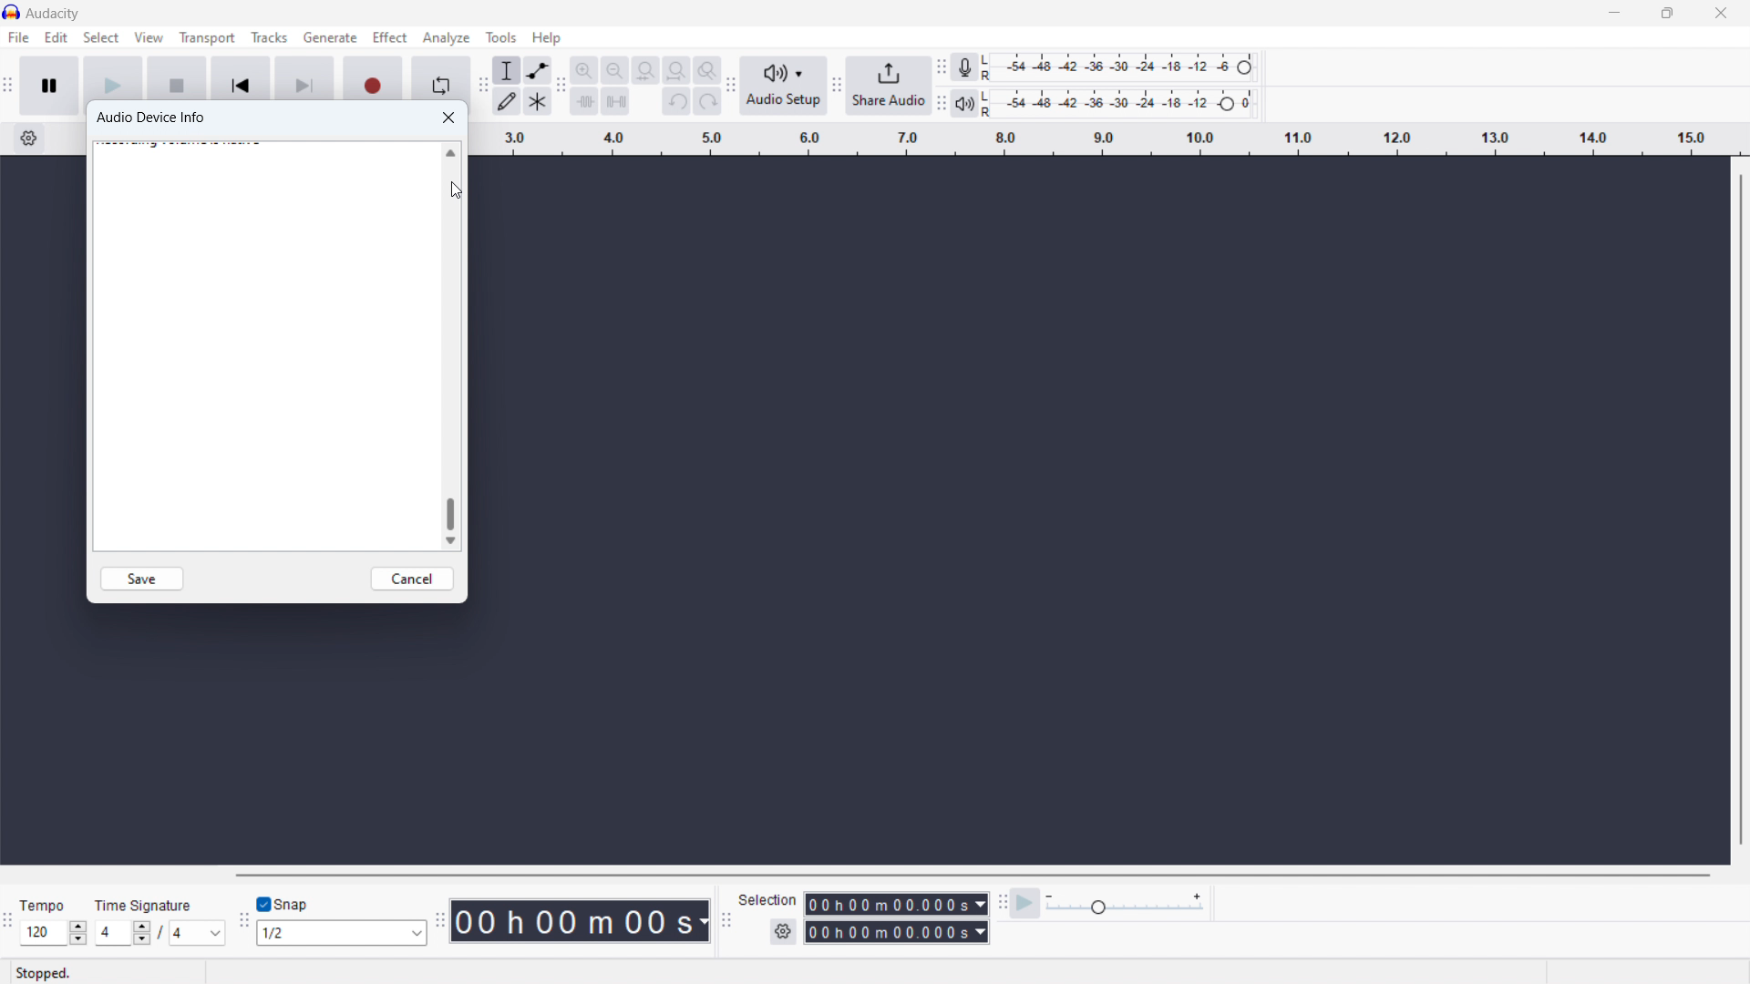 The height and width of the screenshot is (984, 1750). I want to click on tools, so click(499, 37).